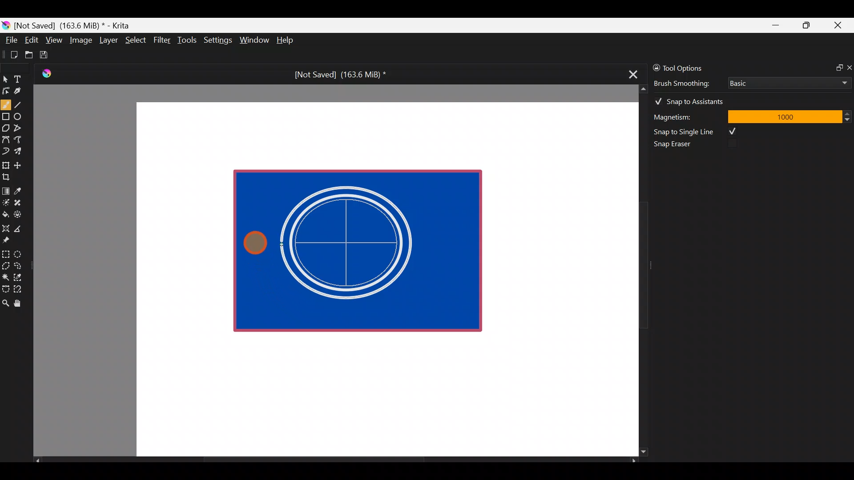  Describe the element at coordinates (691, 68) in the screenshot. I see `Tool options` at that location.